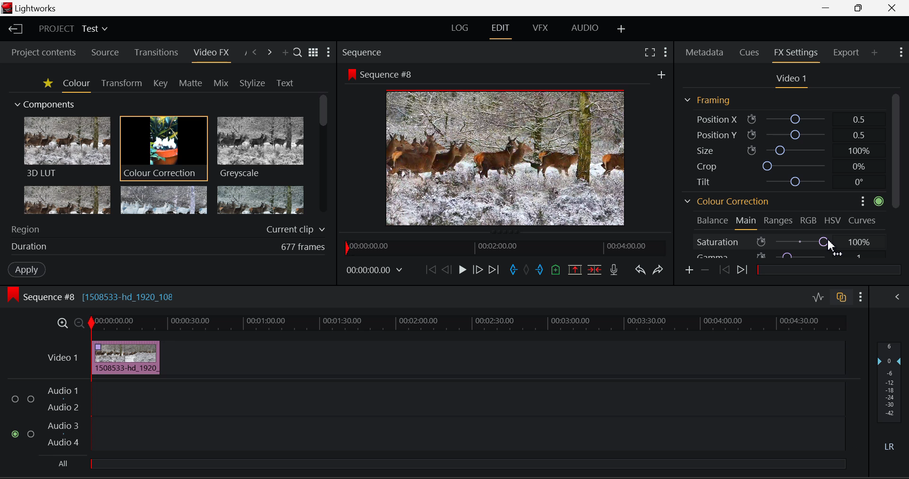 This screenshot has height=479, width=909. I want to click on Gamma, so click(780, 255).